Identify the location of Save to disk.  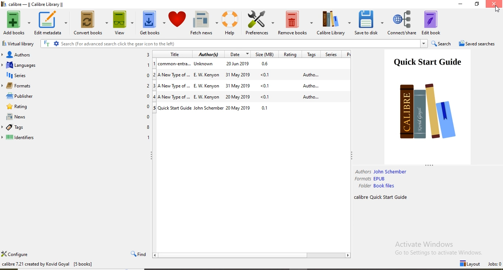
(369, 23).